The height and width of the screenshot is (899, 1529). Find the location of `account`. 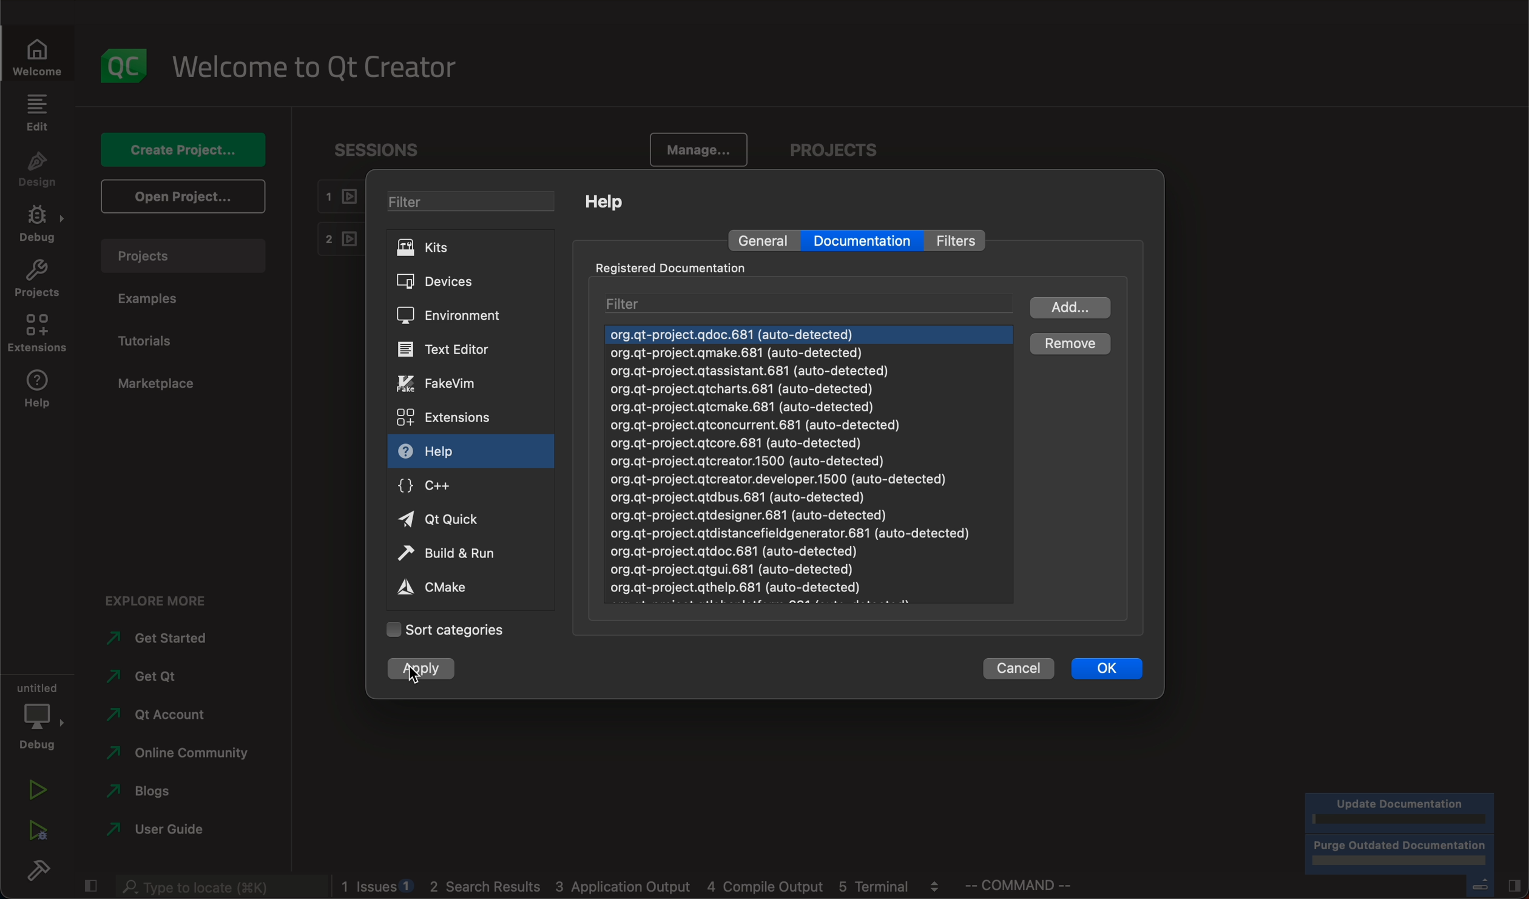

account is located at coordinates (161, 716).